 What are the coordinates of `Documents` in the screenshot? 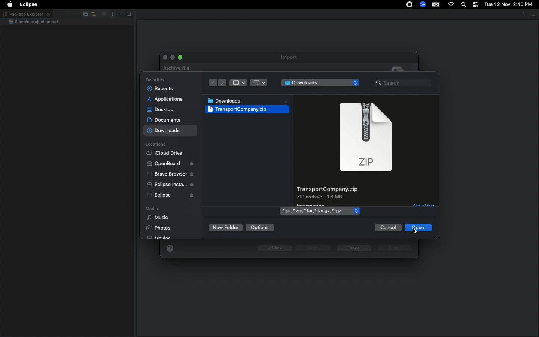 It's located at (165, 120).